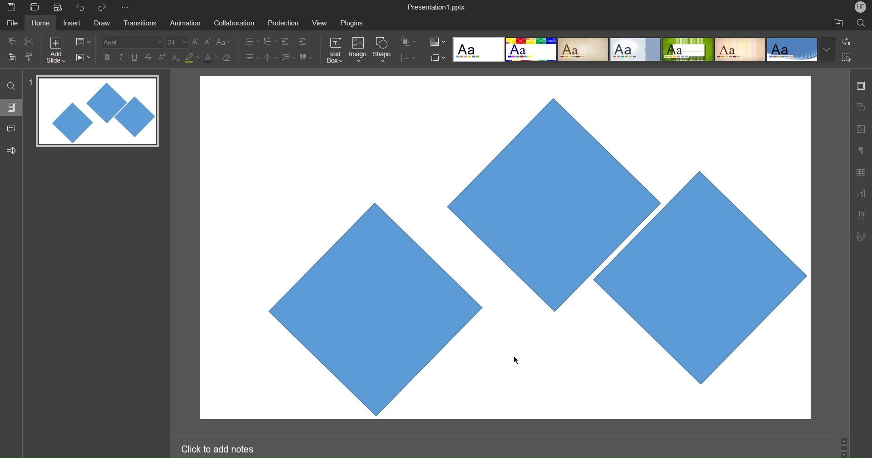 This screenshot has height=458, width=872. I want to click on Home, so click(40, 23).